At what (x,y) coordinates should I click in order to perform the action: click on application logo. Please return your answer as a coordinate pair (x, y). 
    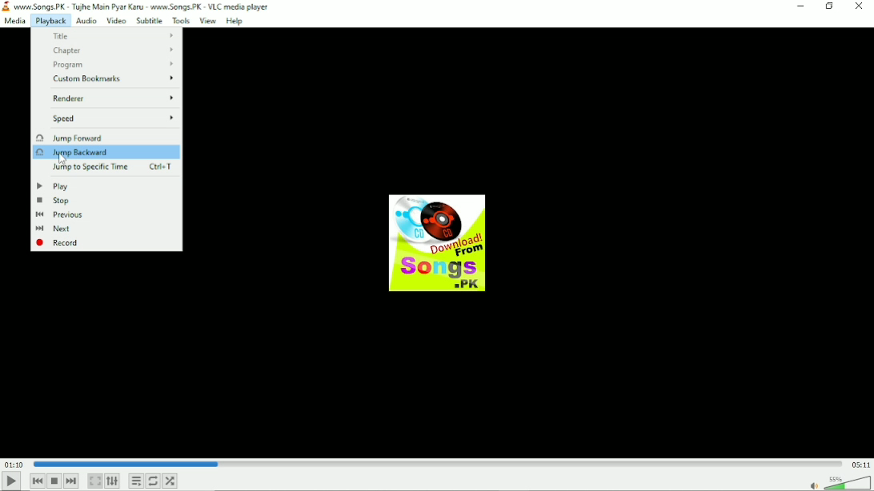
    Looking at the image, I should click on (6, 6).